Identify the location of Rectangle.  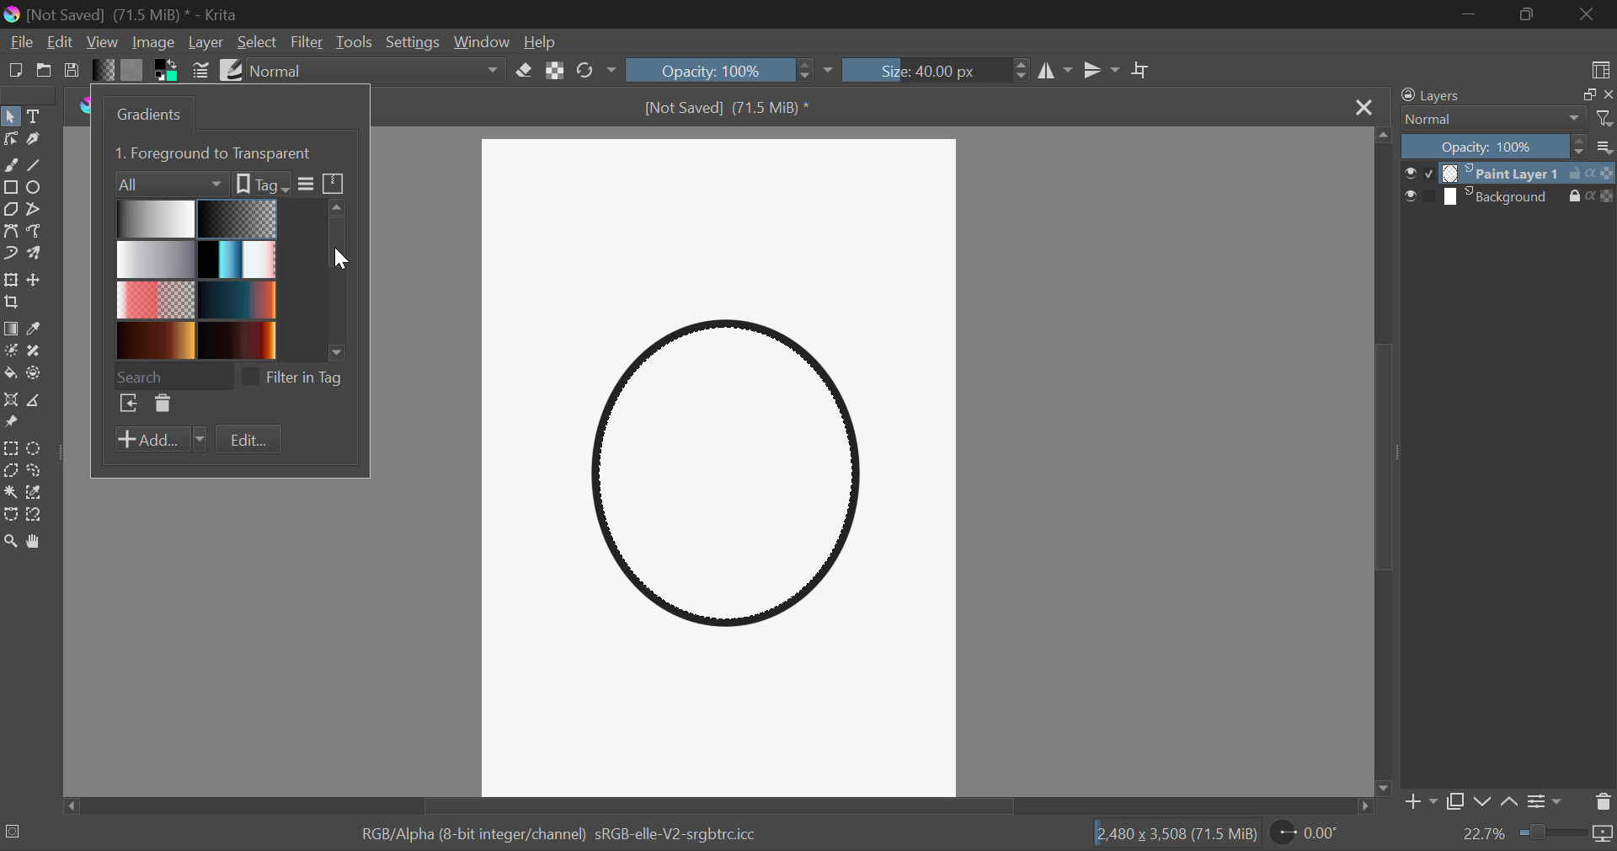
(12, 190).